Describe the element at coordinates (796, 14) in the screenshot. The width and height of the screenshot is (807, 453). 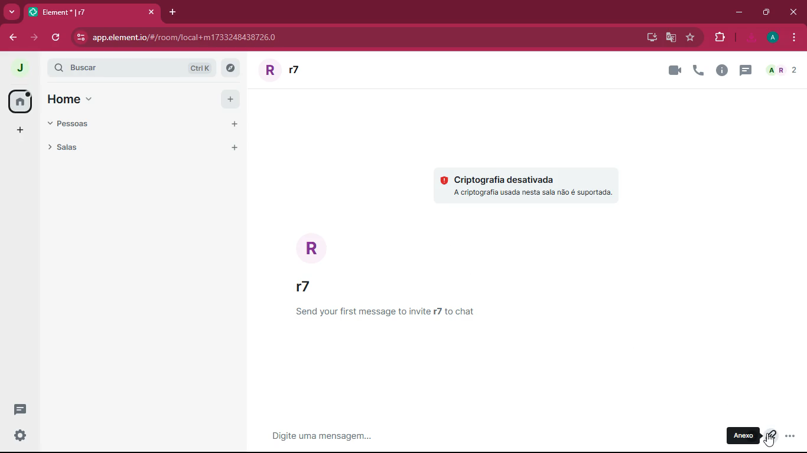
I see `close` at that location.